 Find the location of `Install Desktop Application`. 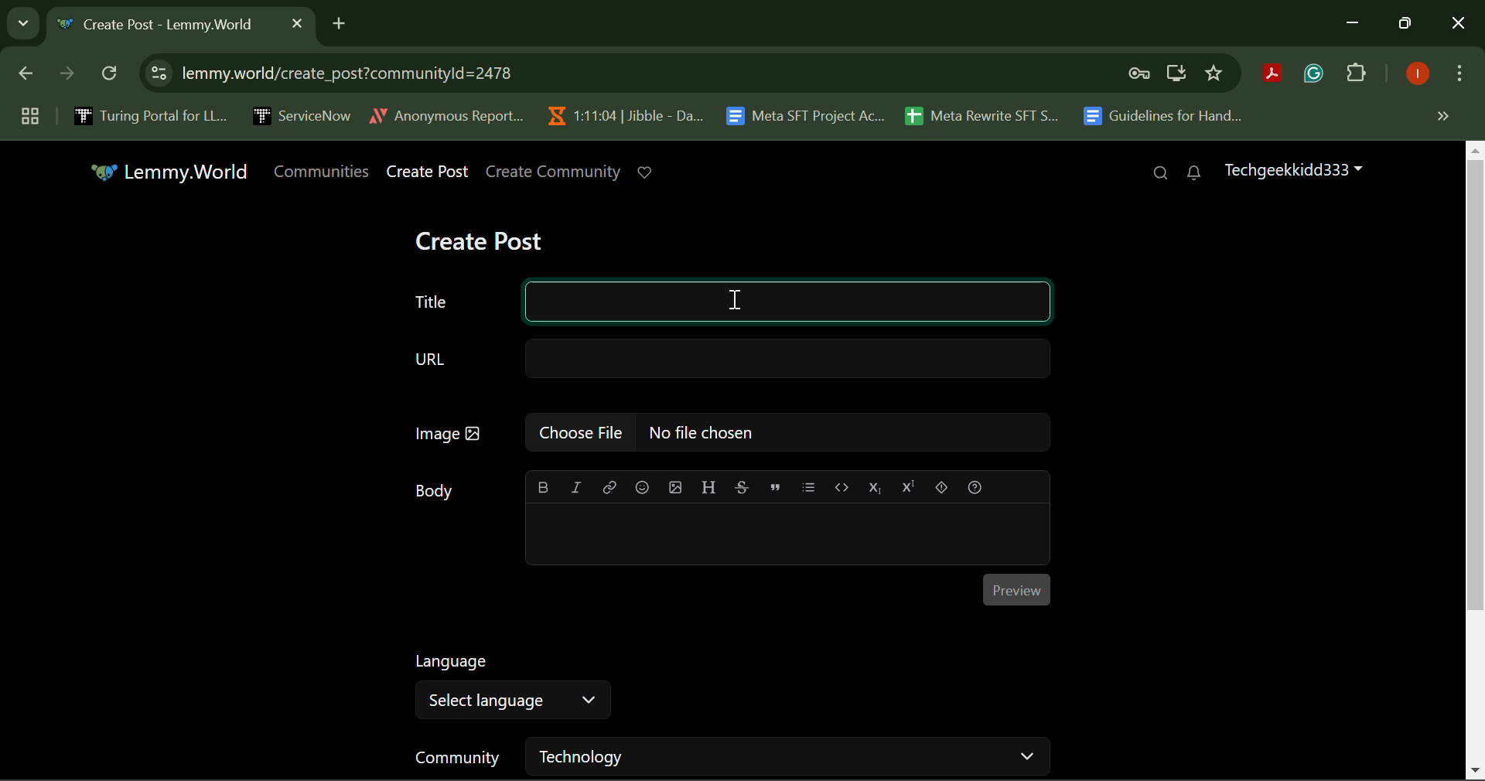

Install Desktop Application is located at coordinates (1176, 75).